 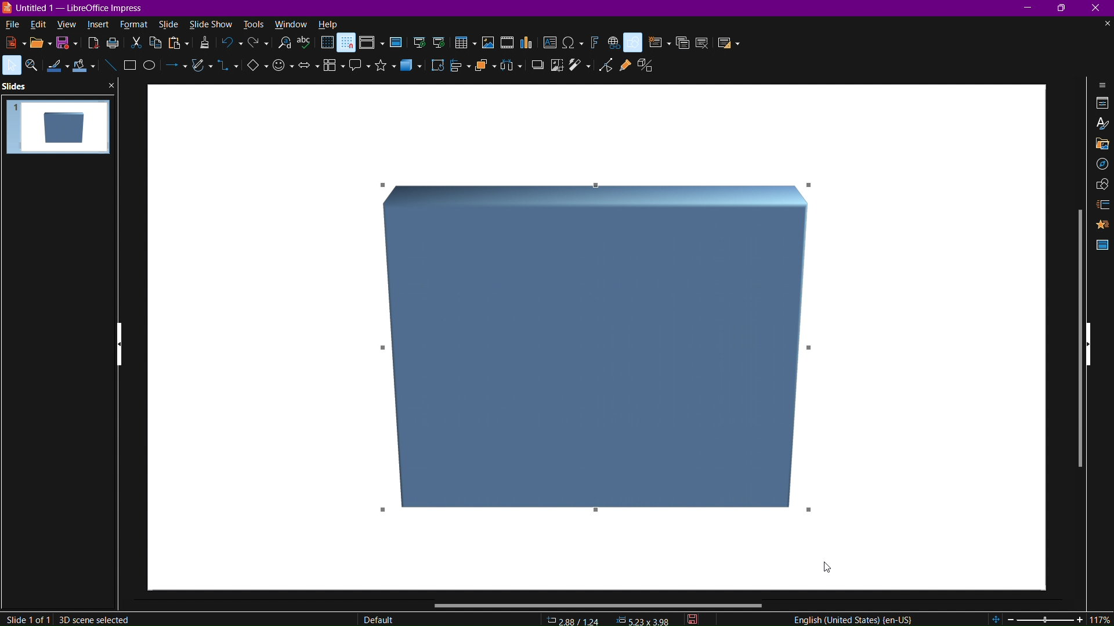 I want to click on Shapes, so click(x=1099, y=185).